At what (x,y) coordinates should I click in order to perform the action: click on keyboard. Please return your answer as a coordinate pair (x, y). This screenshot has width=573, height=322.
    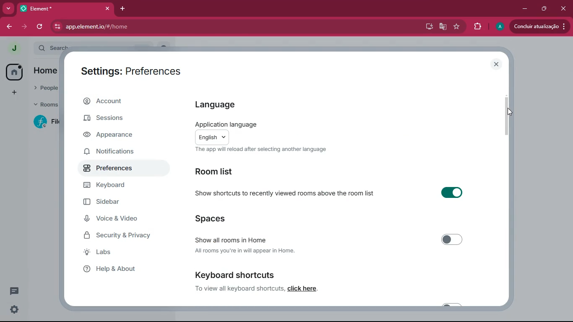
    Looking at the image, I should click on (110, 186).